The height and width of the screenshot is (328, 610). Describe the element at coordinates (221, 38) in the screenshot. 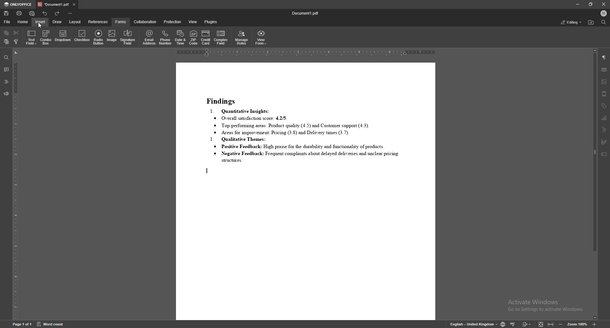

I see `complex field` at that location.